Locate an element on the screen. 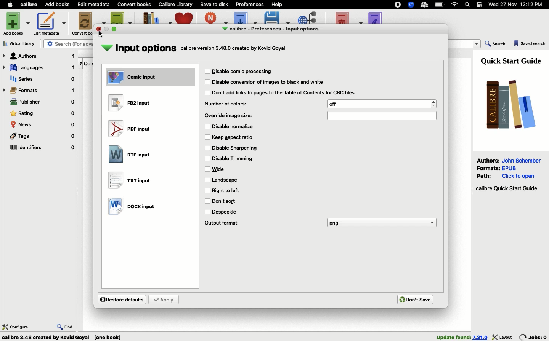 Image resolution: width=549 pixels, height=341 pixels. Saved search is located at coordinates (530, 44).